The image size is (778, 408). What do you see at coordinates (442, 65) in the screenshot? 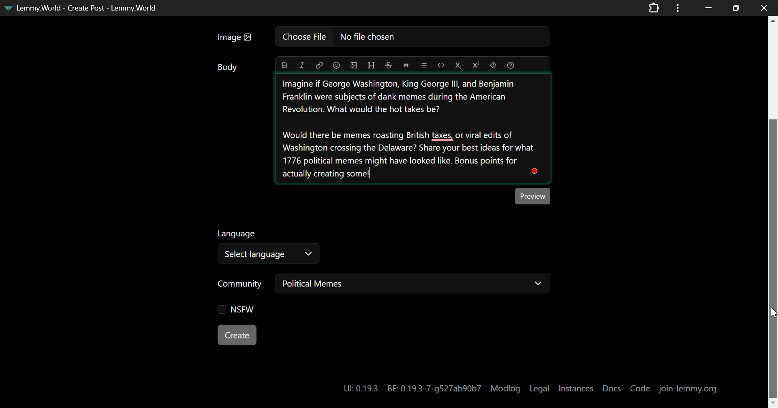
I see `Code` at bounding box center [442, 65].